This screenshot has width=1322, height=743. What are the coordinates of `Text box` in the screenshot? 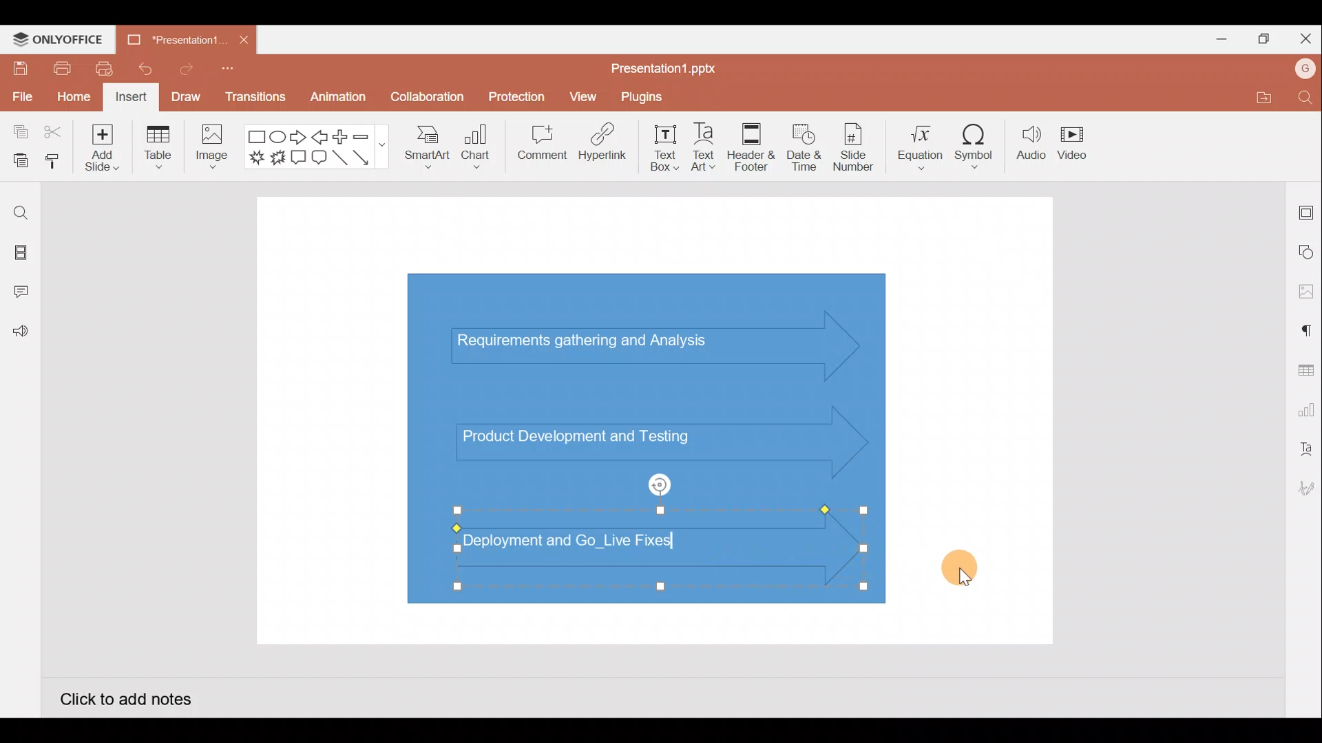 It's located at (666, 148).